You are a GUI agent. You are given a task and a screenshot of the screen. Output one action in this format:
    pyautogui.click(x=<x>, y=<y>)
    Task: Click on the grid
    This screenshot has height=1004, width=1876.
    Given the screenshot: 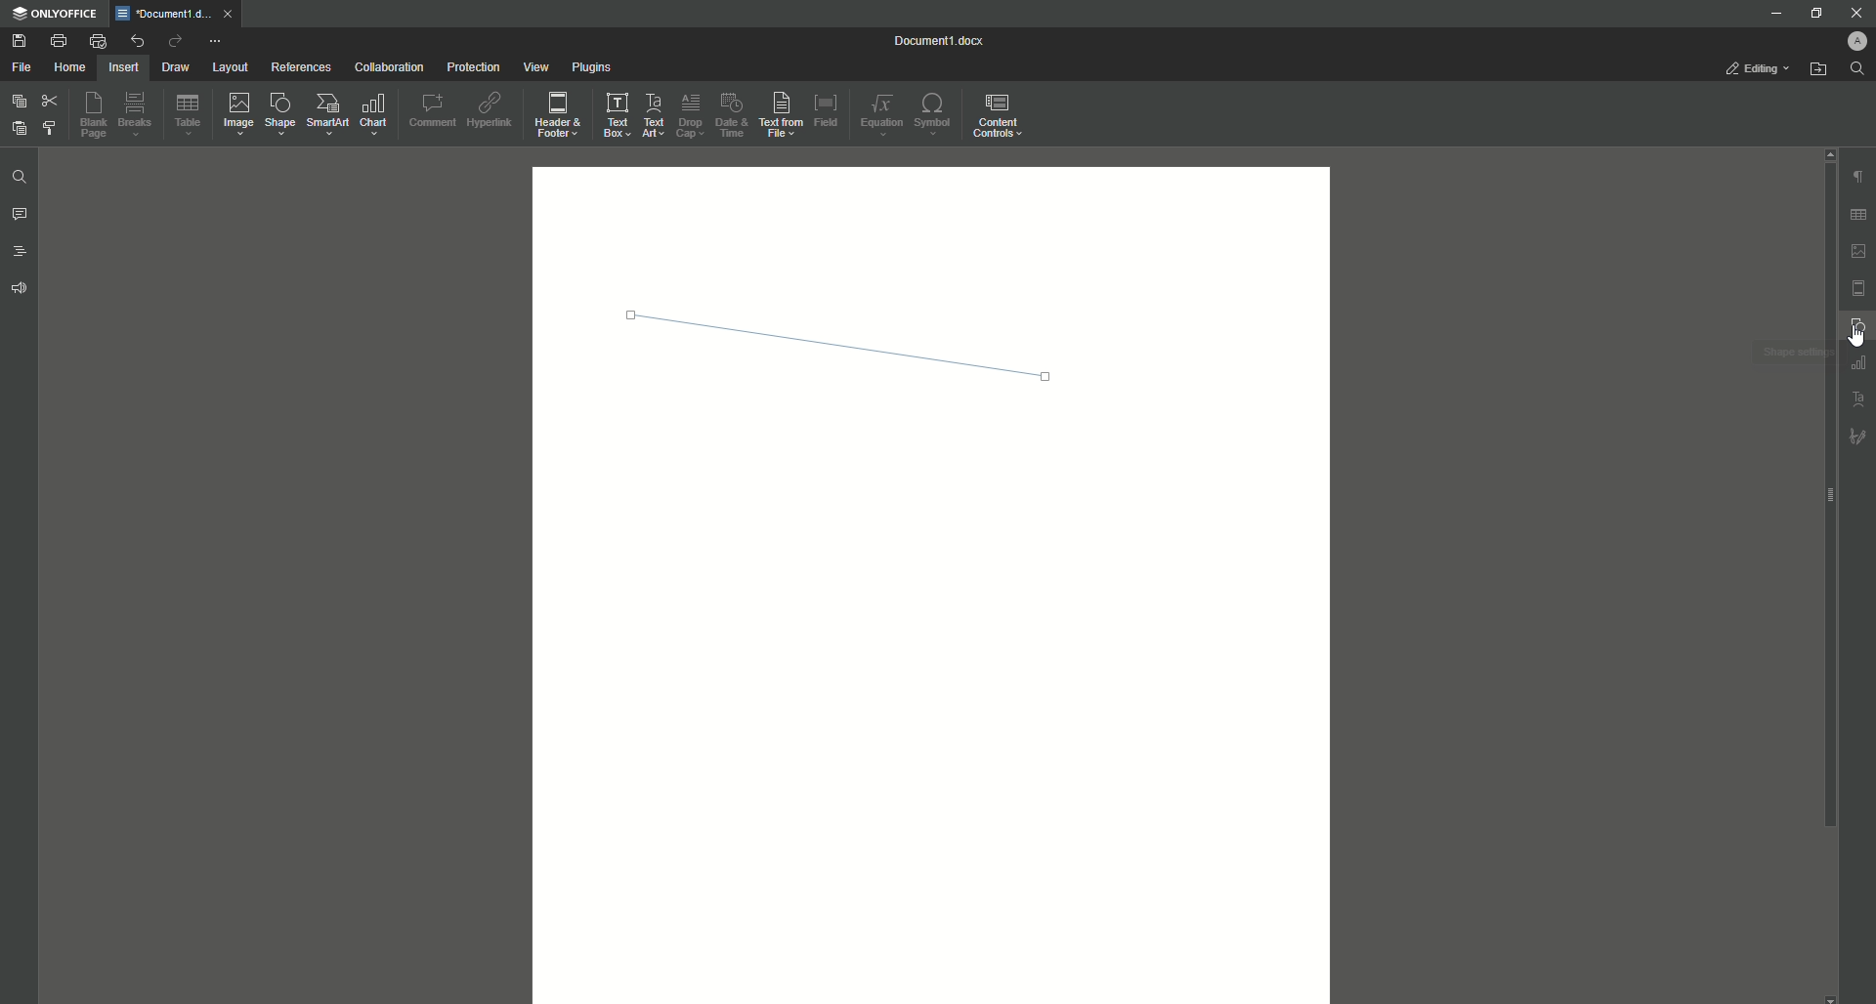 What is the action you would take?
    pyautogui.click(x=1856, y=211)
    